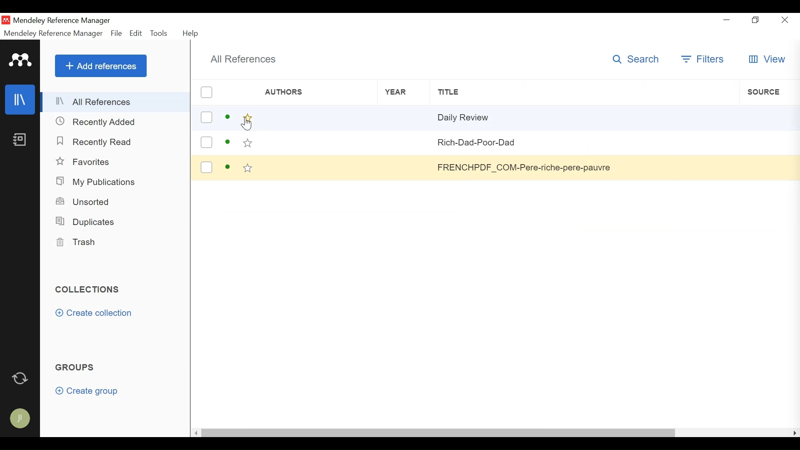 The width and height of the screenshot is (800, 450). What do you see at coordinates (53, 34) in the screenshot?
I see `Mendeley Reference Manager` at bounding box center [53, 34].